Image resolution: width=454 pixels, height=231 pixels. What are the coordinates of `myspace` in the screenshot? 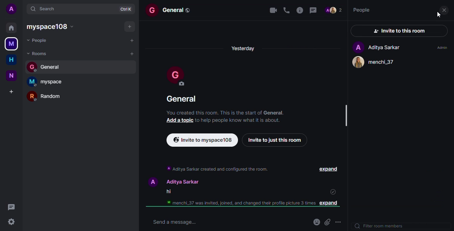 It's located at (48, 81).